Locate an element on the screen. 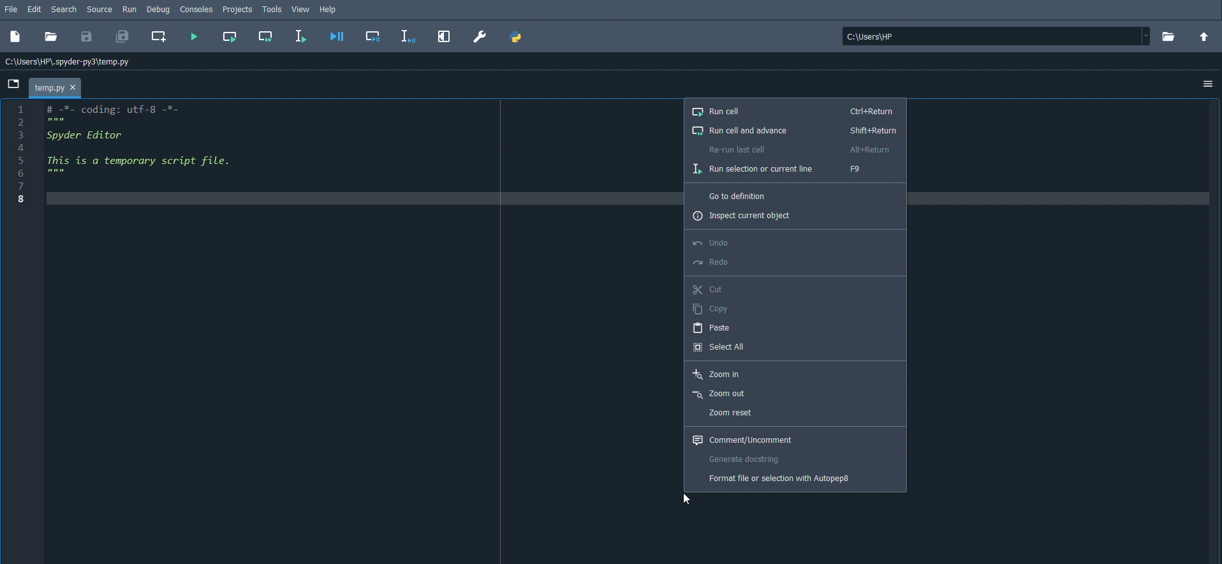 Image resolution: width=1222 pixels, height=564 pixels. Zoom reset is located at coordinates (730, 412).